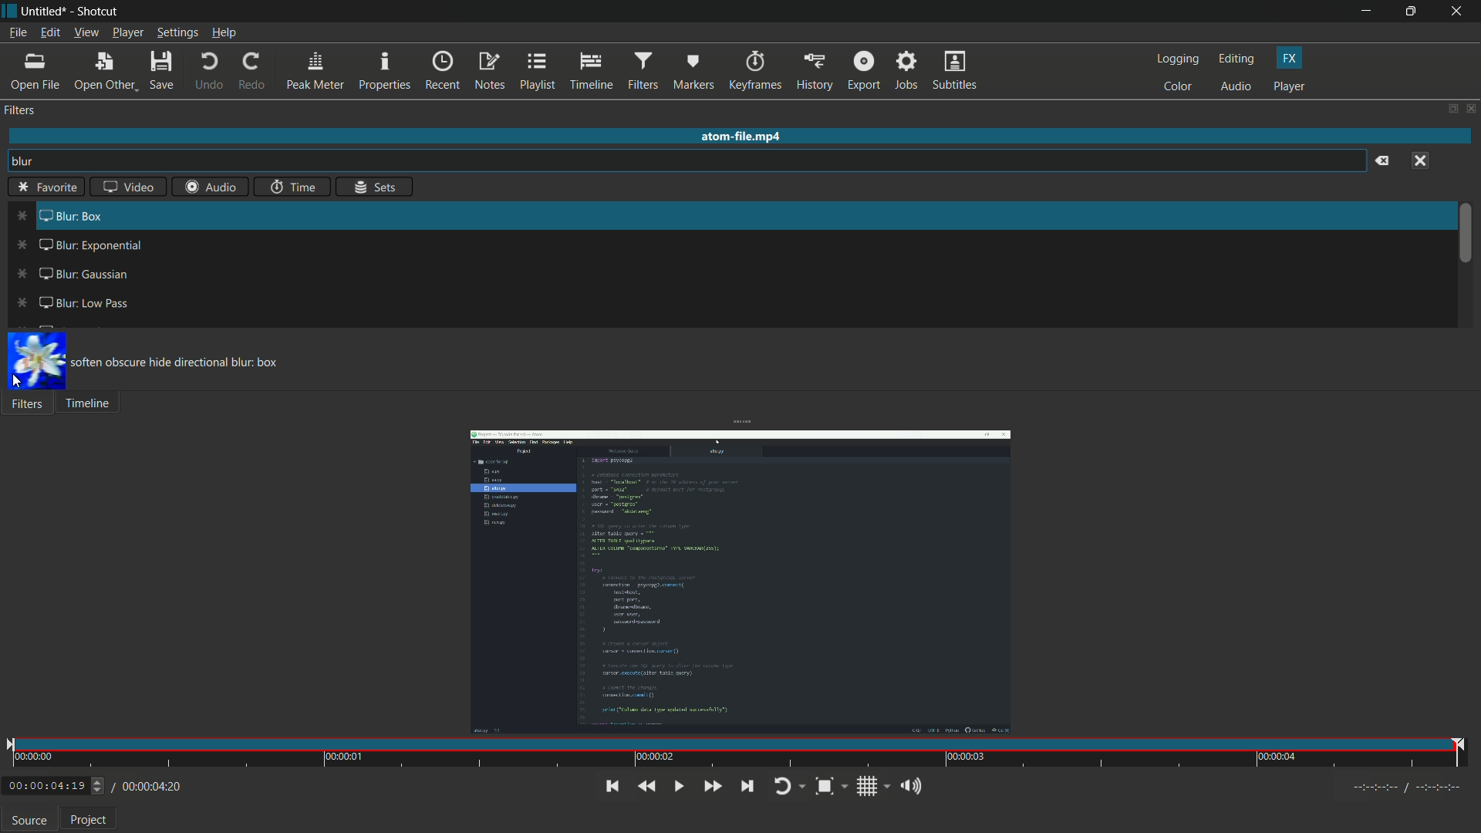  Describe the element at coordinates (18, 382) in the screenshot. I see `cursor` at that location.